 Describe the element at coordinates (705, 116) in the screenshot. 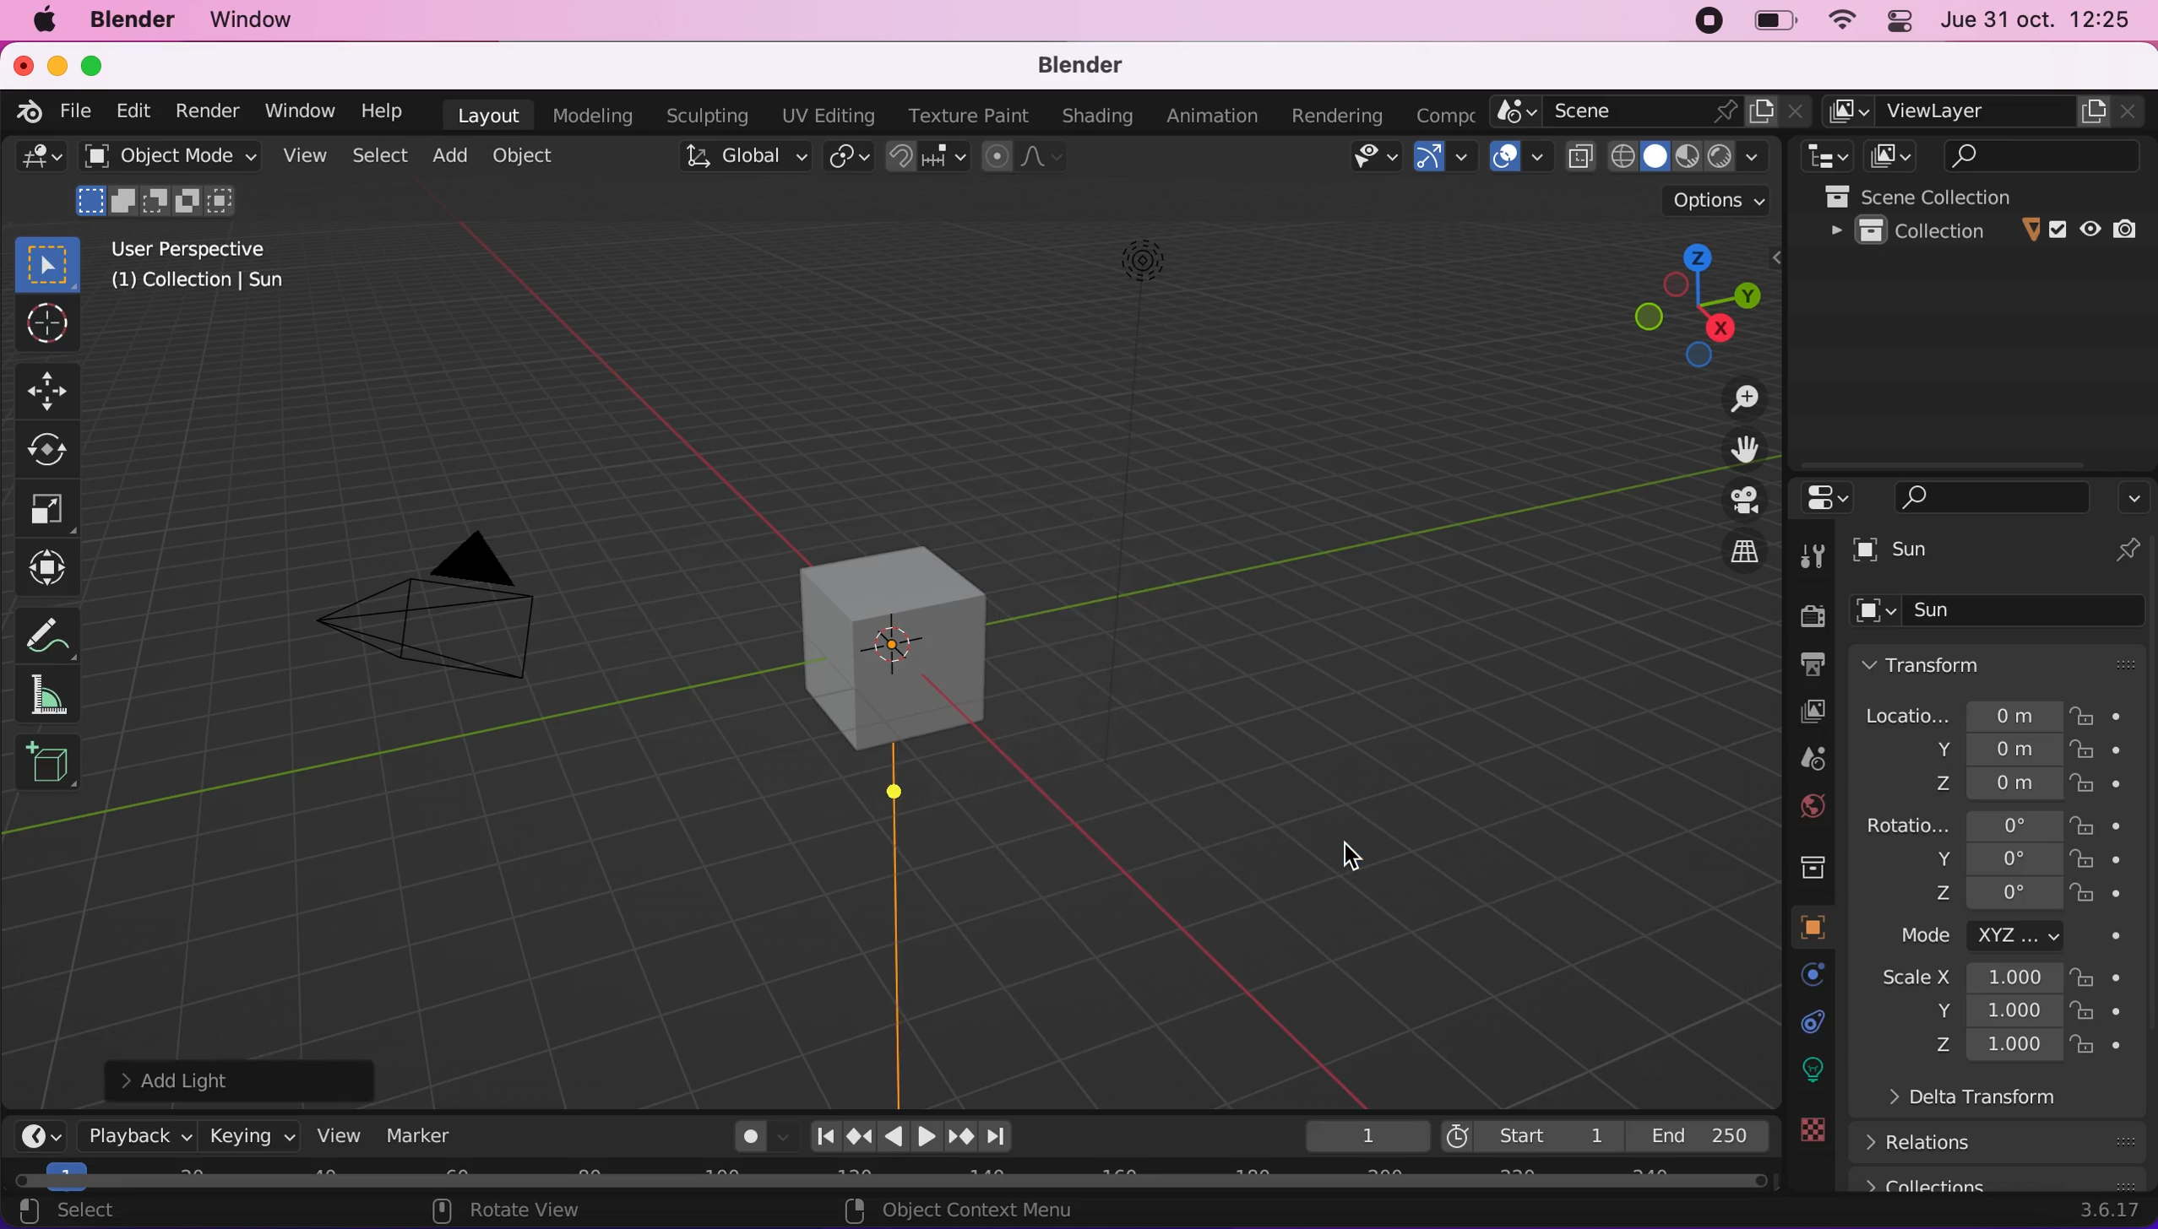

I see `sculpting` at that location.